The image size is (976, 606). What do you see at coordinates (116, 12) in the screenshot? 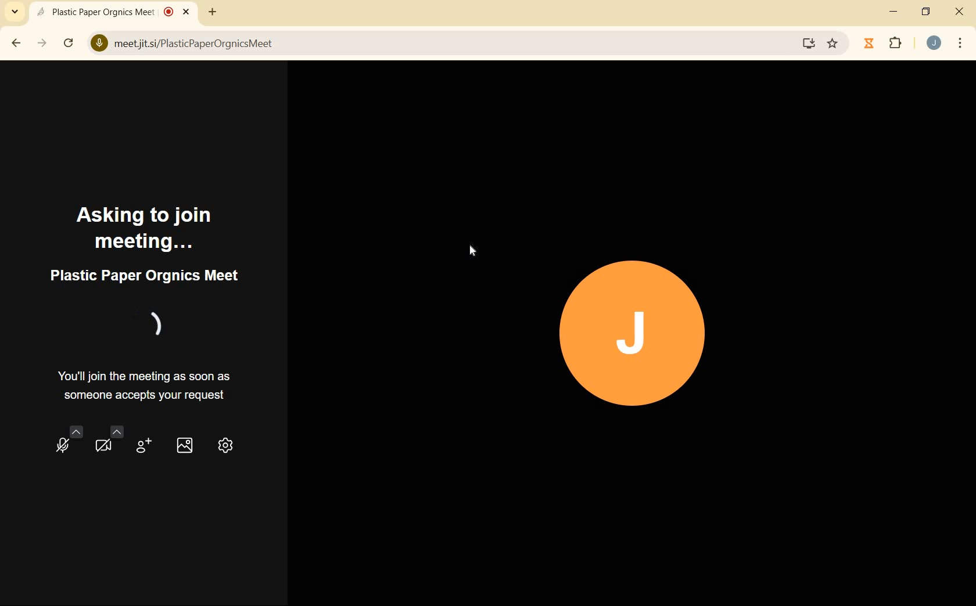
I see `current open tan` at bounding box center [116, 12].